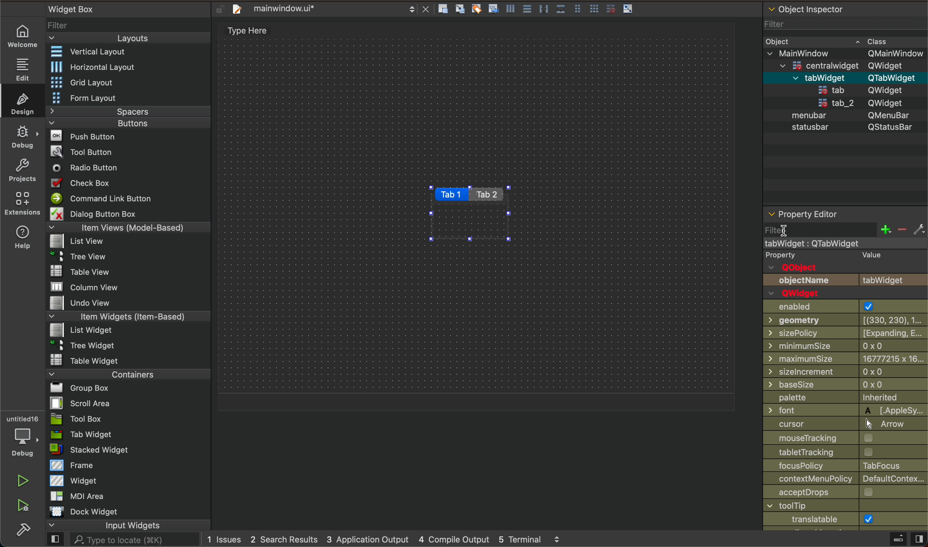  What do you see at coordinates (387, 539) in the screenshot?
I see `logs` at bounding box center [387, 539].